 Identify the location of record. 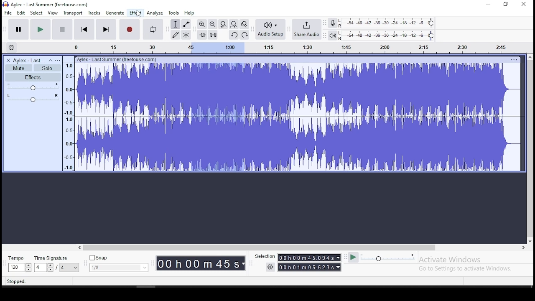
(130, 29).